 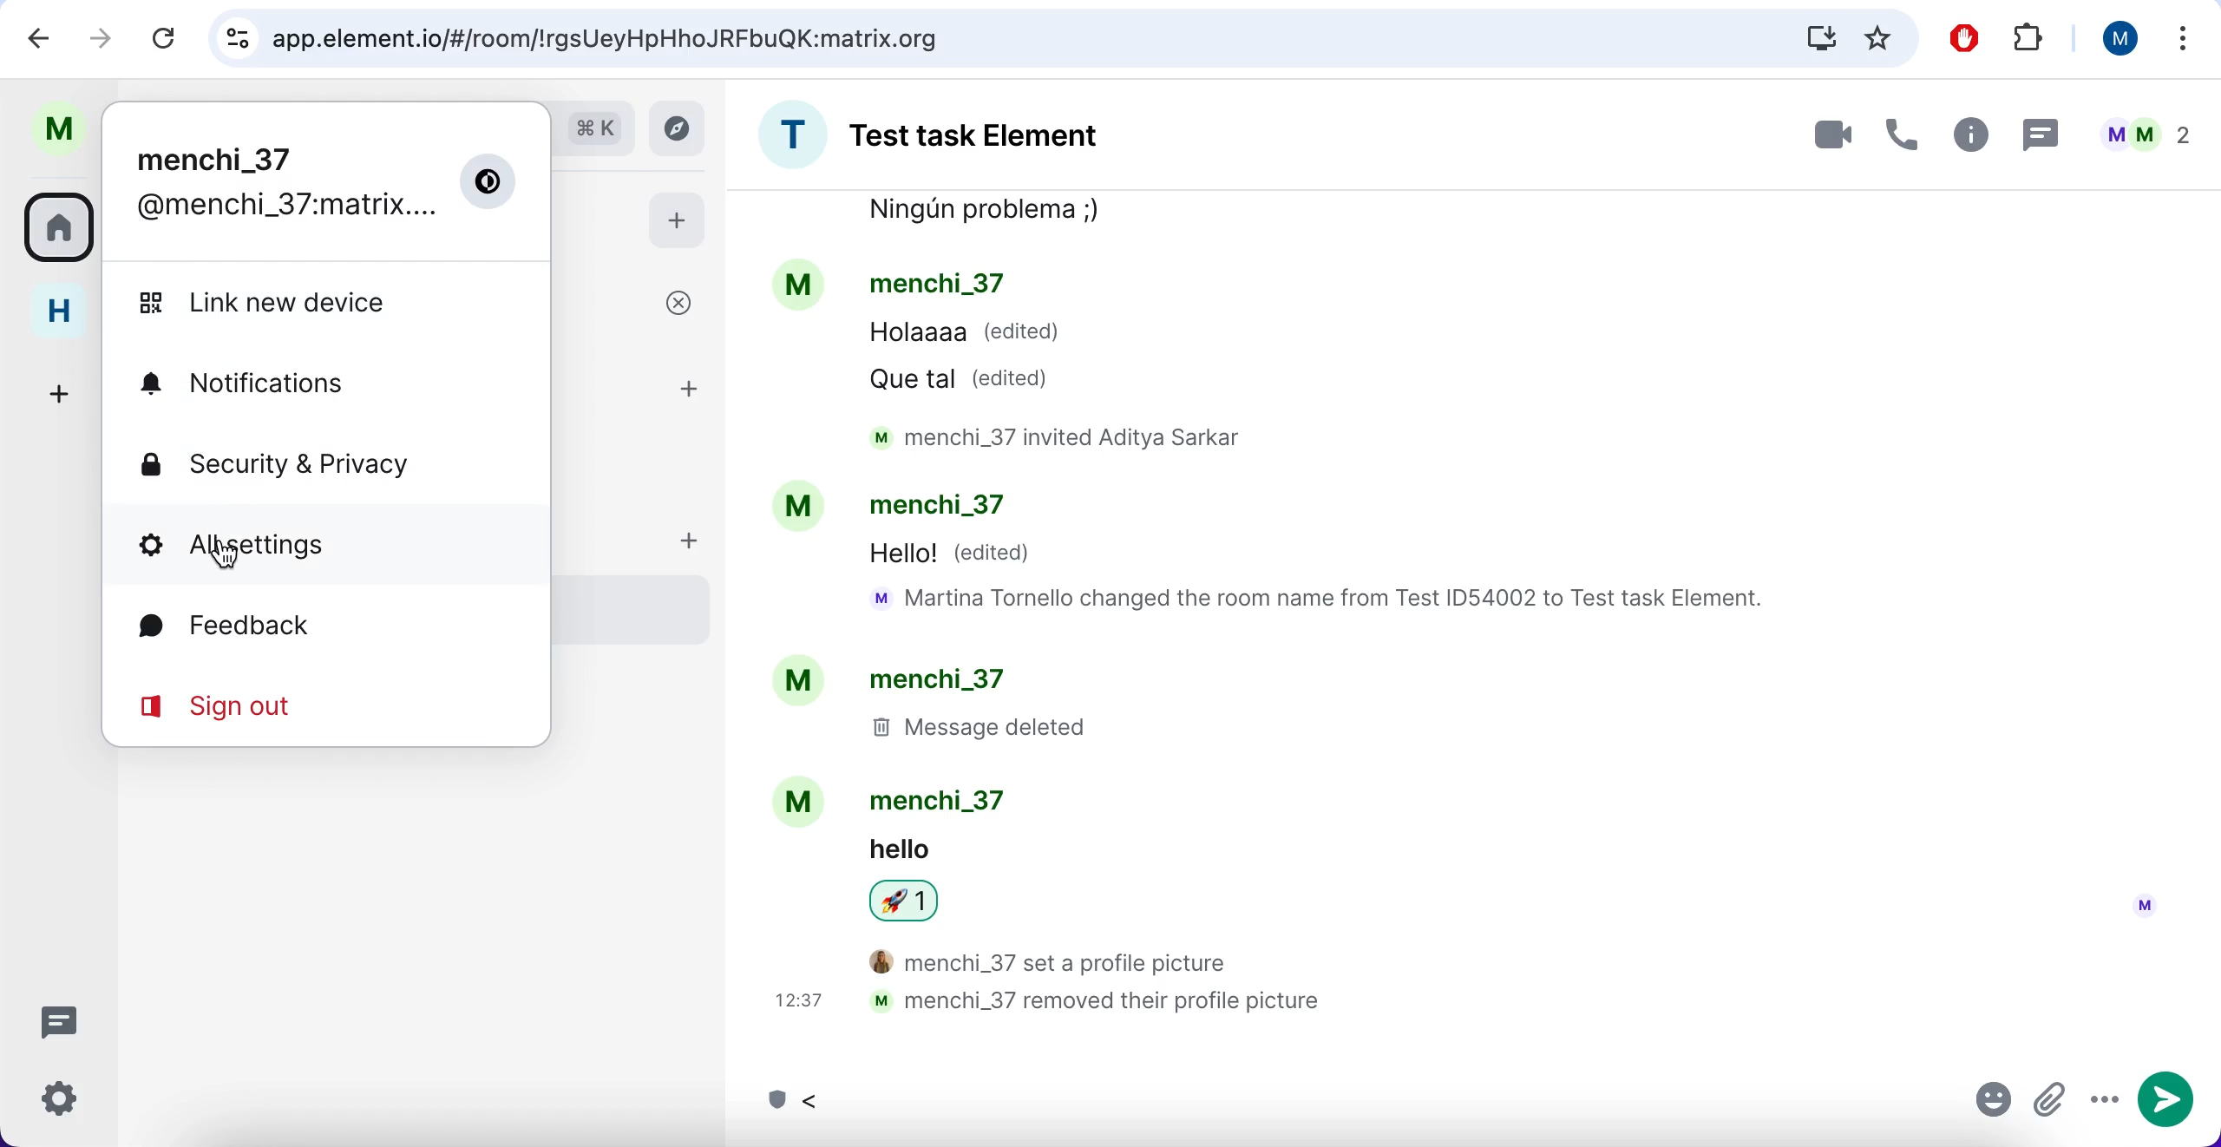 What do you see at coordinates (59, 1021) in the screenshot?
I see `threads` at bounding box center [59, 1021].